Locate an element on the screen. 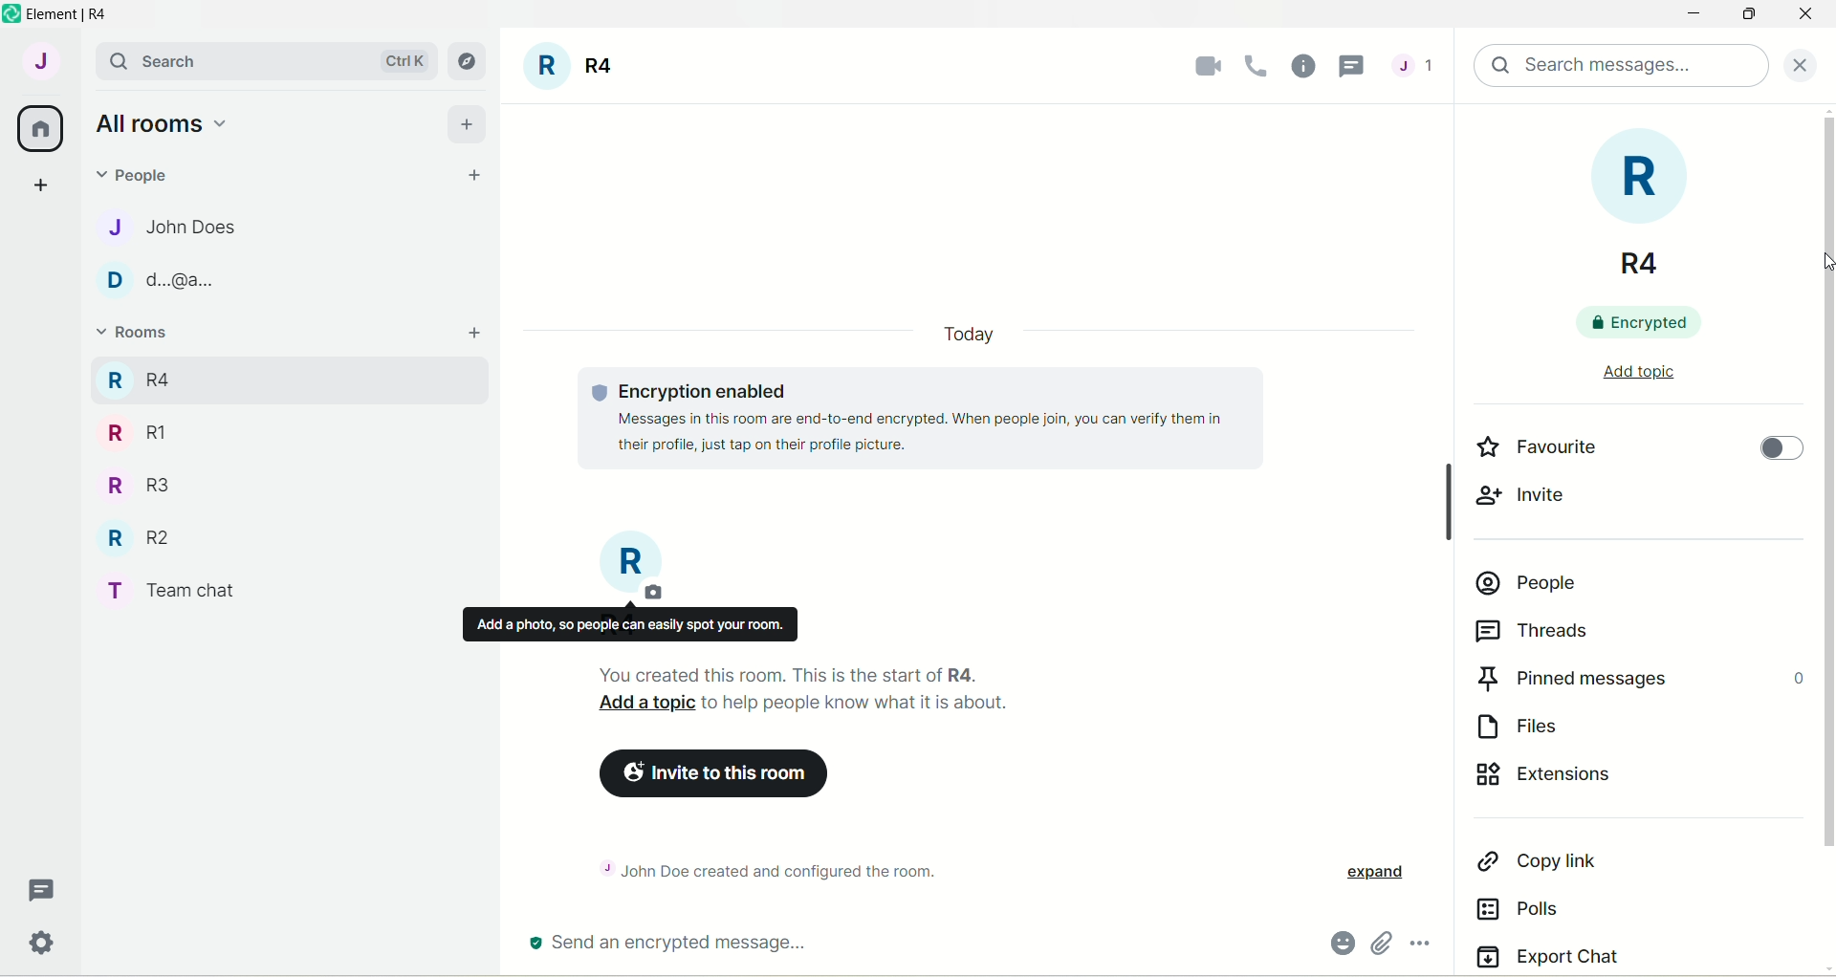 This screenshot has height=977, width=1836. all rooms is located at coordinates (41, 129).